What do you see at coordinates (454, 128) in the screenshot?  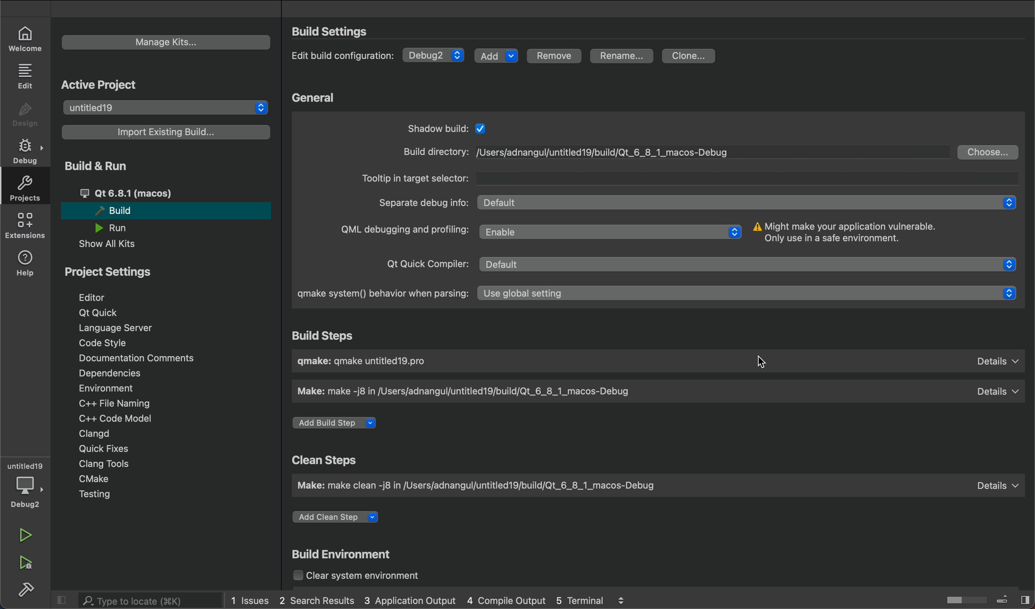 I see `shadow build` at bounding box center [454, 128].